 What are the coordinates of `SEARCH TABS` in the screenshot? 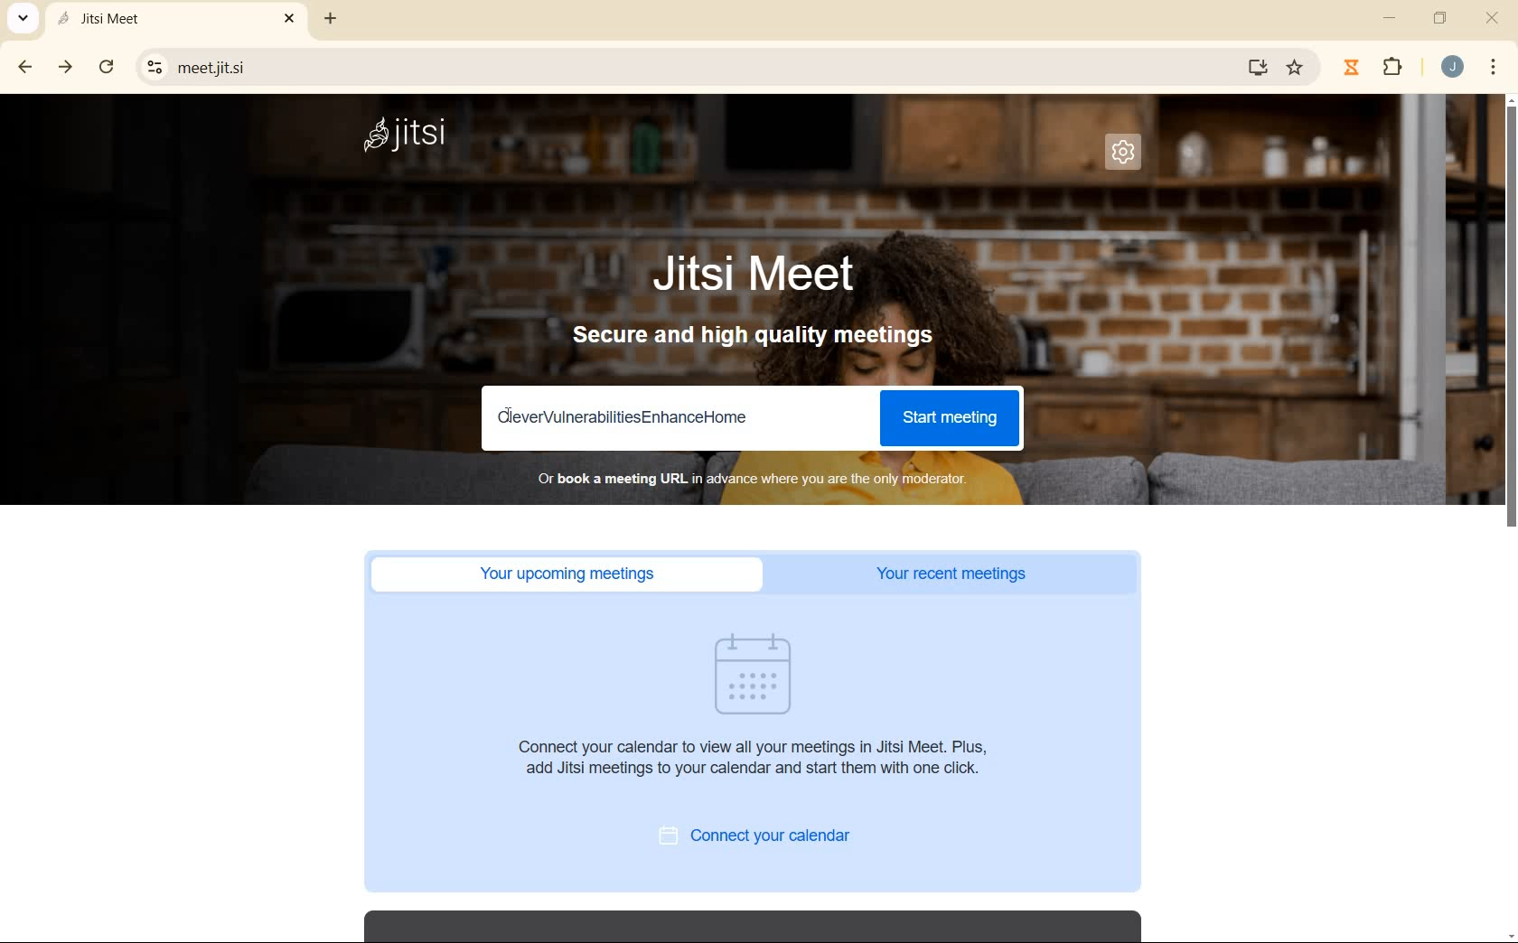 It's located at (20, 18).